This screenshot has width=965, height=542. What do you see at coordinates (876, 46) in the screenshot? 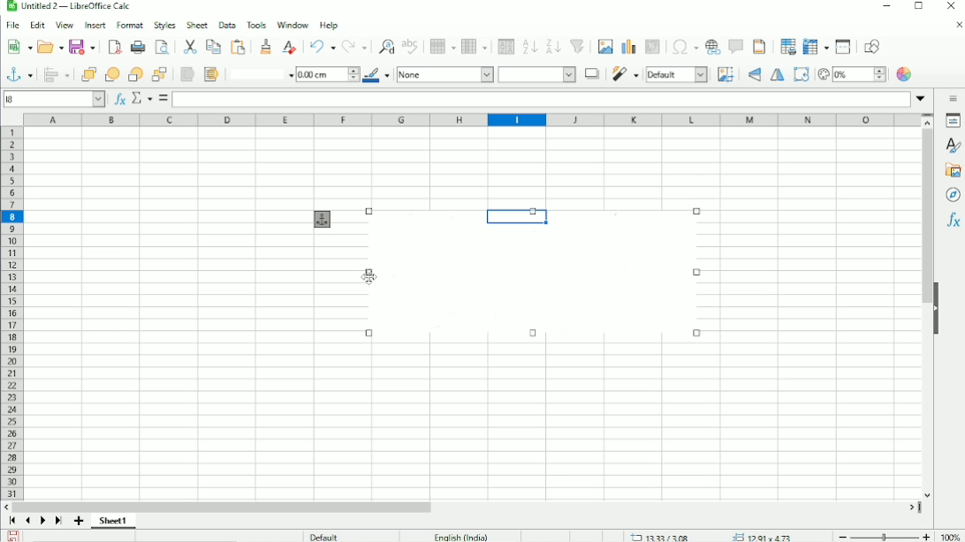
I see `Show Draw functions ` at bounding box center [876, 46].